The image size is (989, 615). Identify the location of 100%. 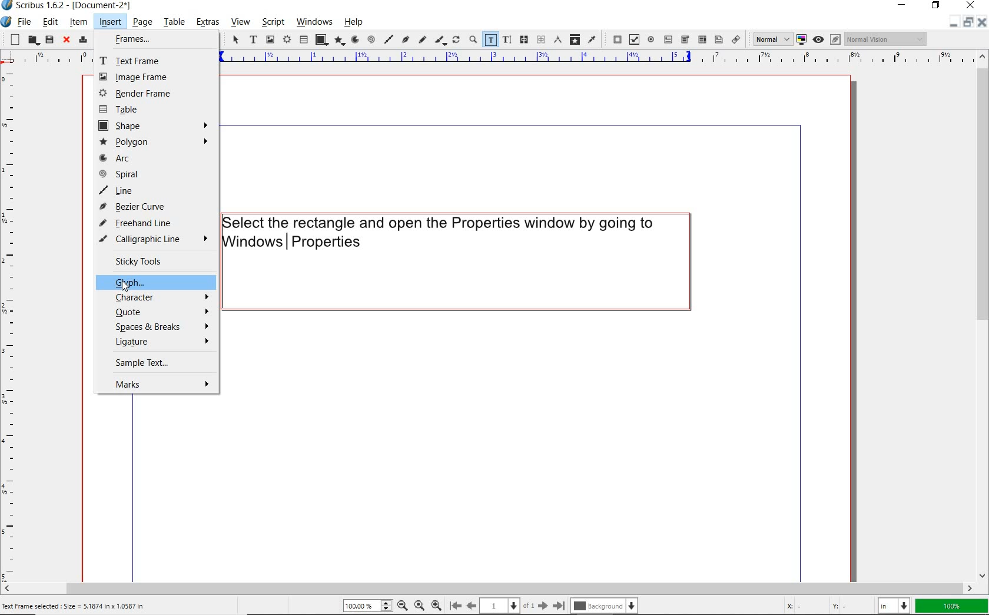
(953, 606).